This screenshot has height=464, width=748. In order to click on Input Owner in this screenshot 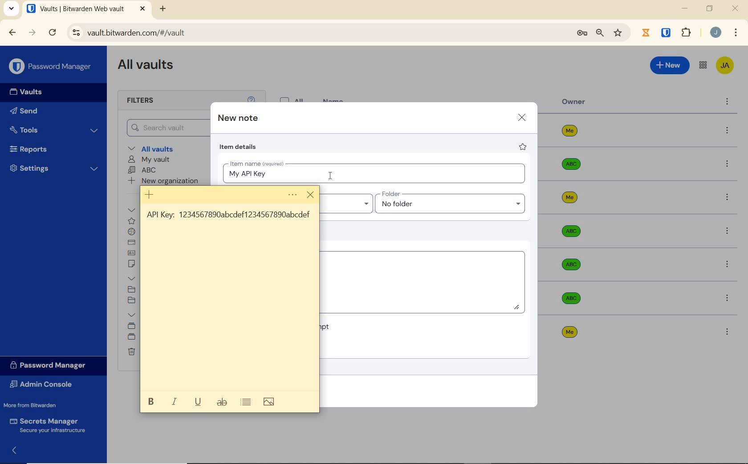, I will do `click(346, 202)`.